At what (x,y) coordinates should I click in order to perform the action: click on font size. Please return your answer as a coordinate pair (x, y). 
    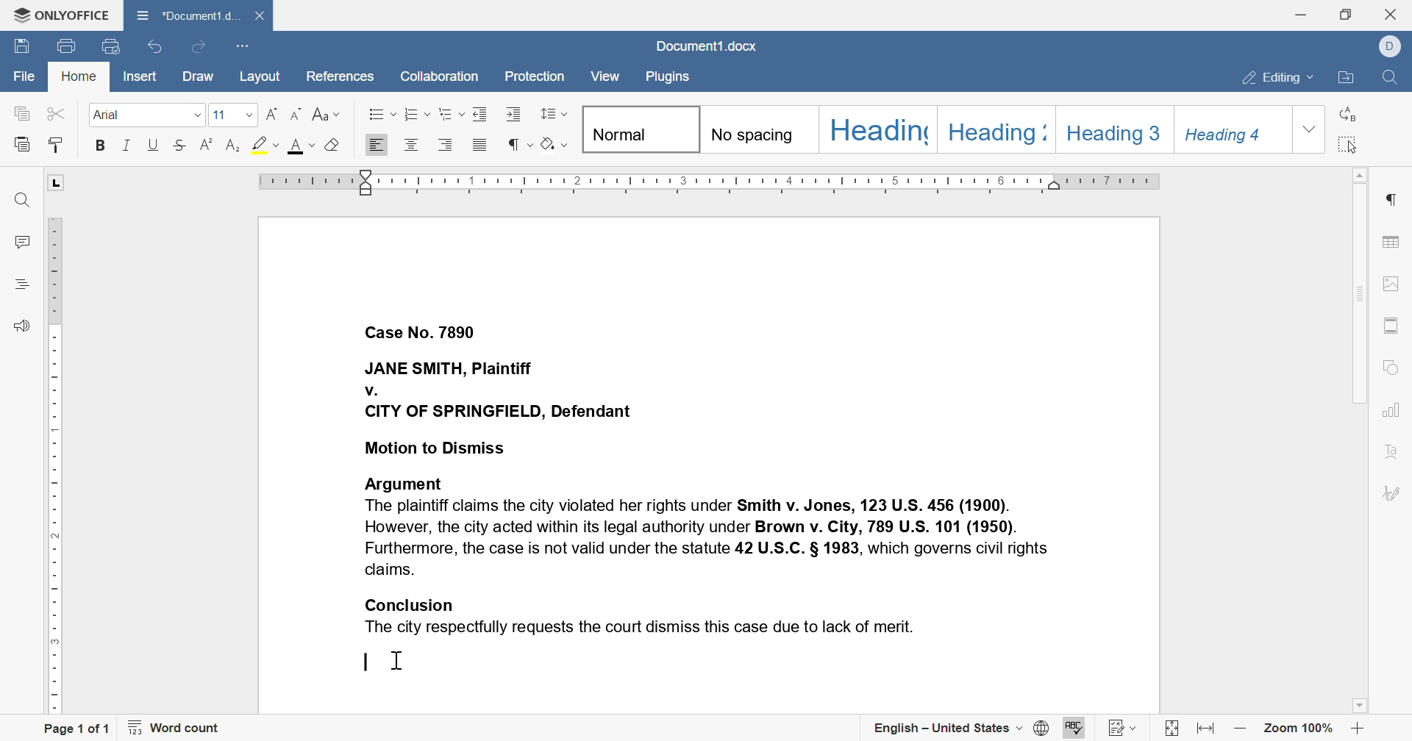
    Looking at the image, I should click on (231, 113).